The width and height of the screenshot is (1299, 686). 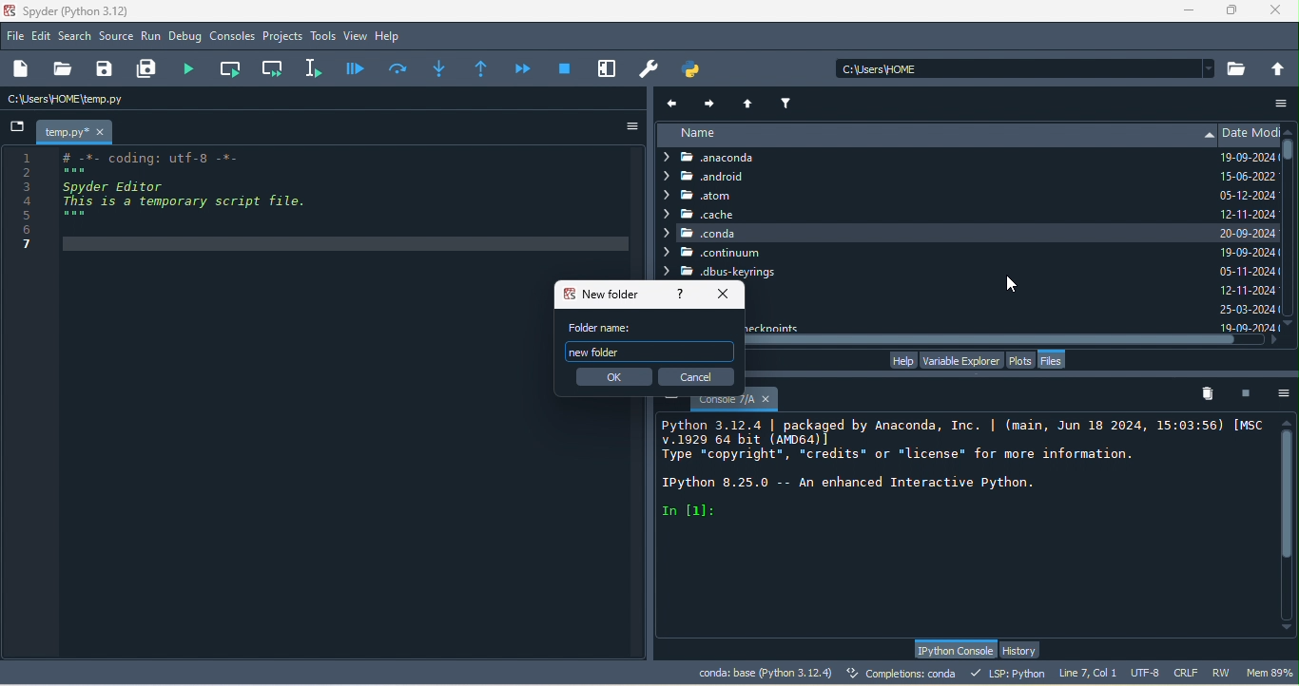 I want to click on python console, so click(x=954, y=650).